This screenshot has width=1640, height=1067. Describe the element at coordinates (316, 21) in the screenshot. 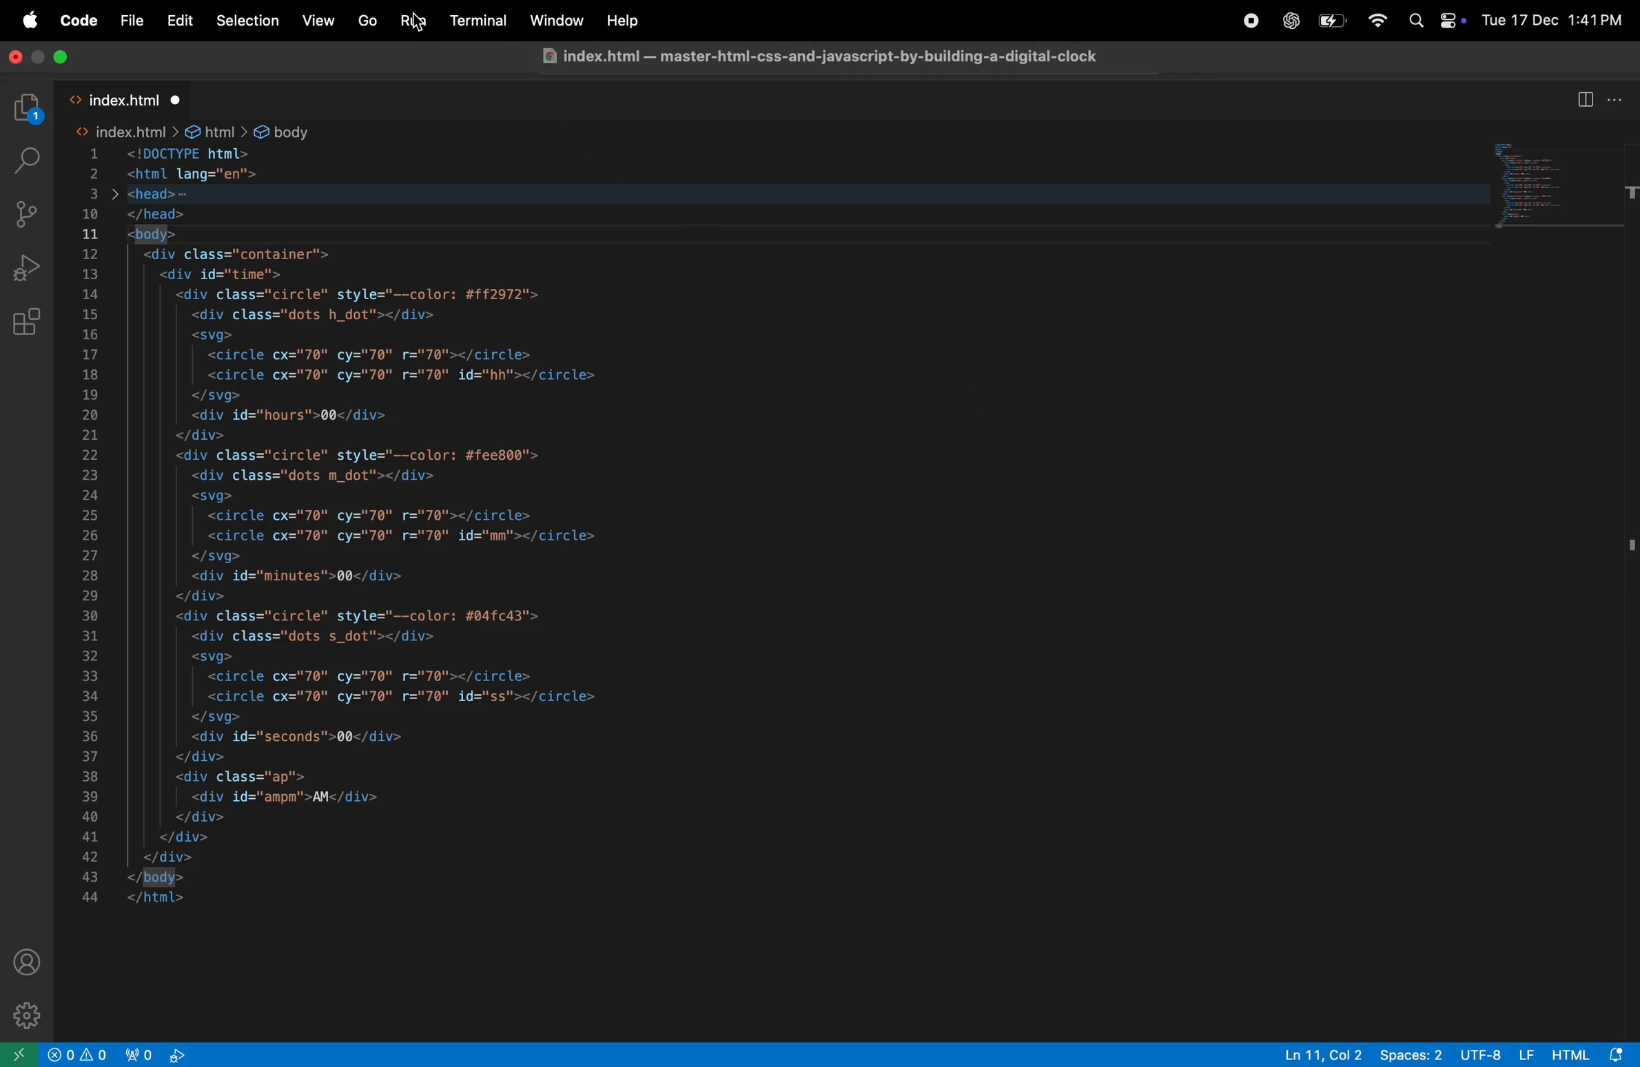

I see `View` at that location.